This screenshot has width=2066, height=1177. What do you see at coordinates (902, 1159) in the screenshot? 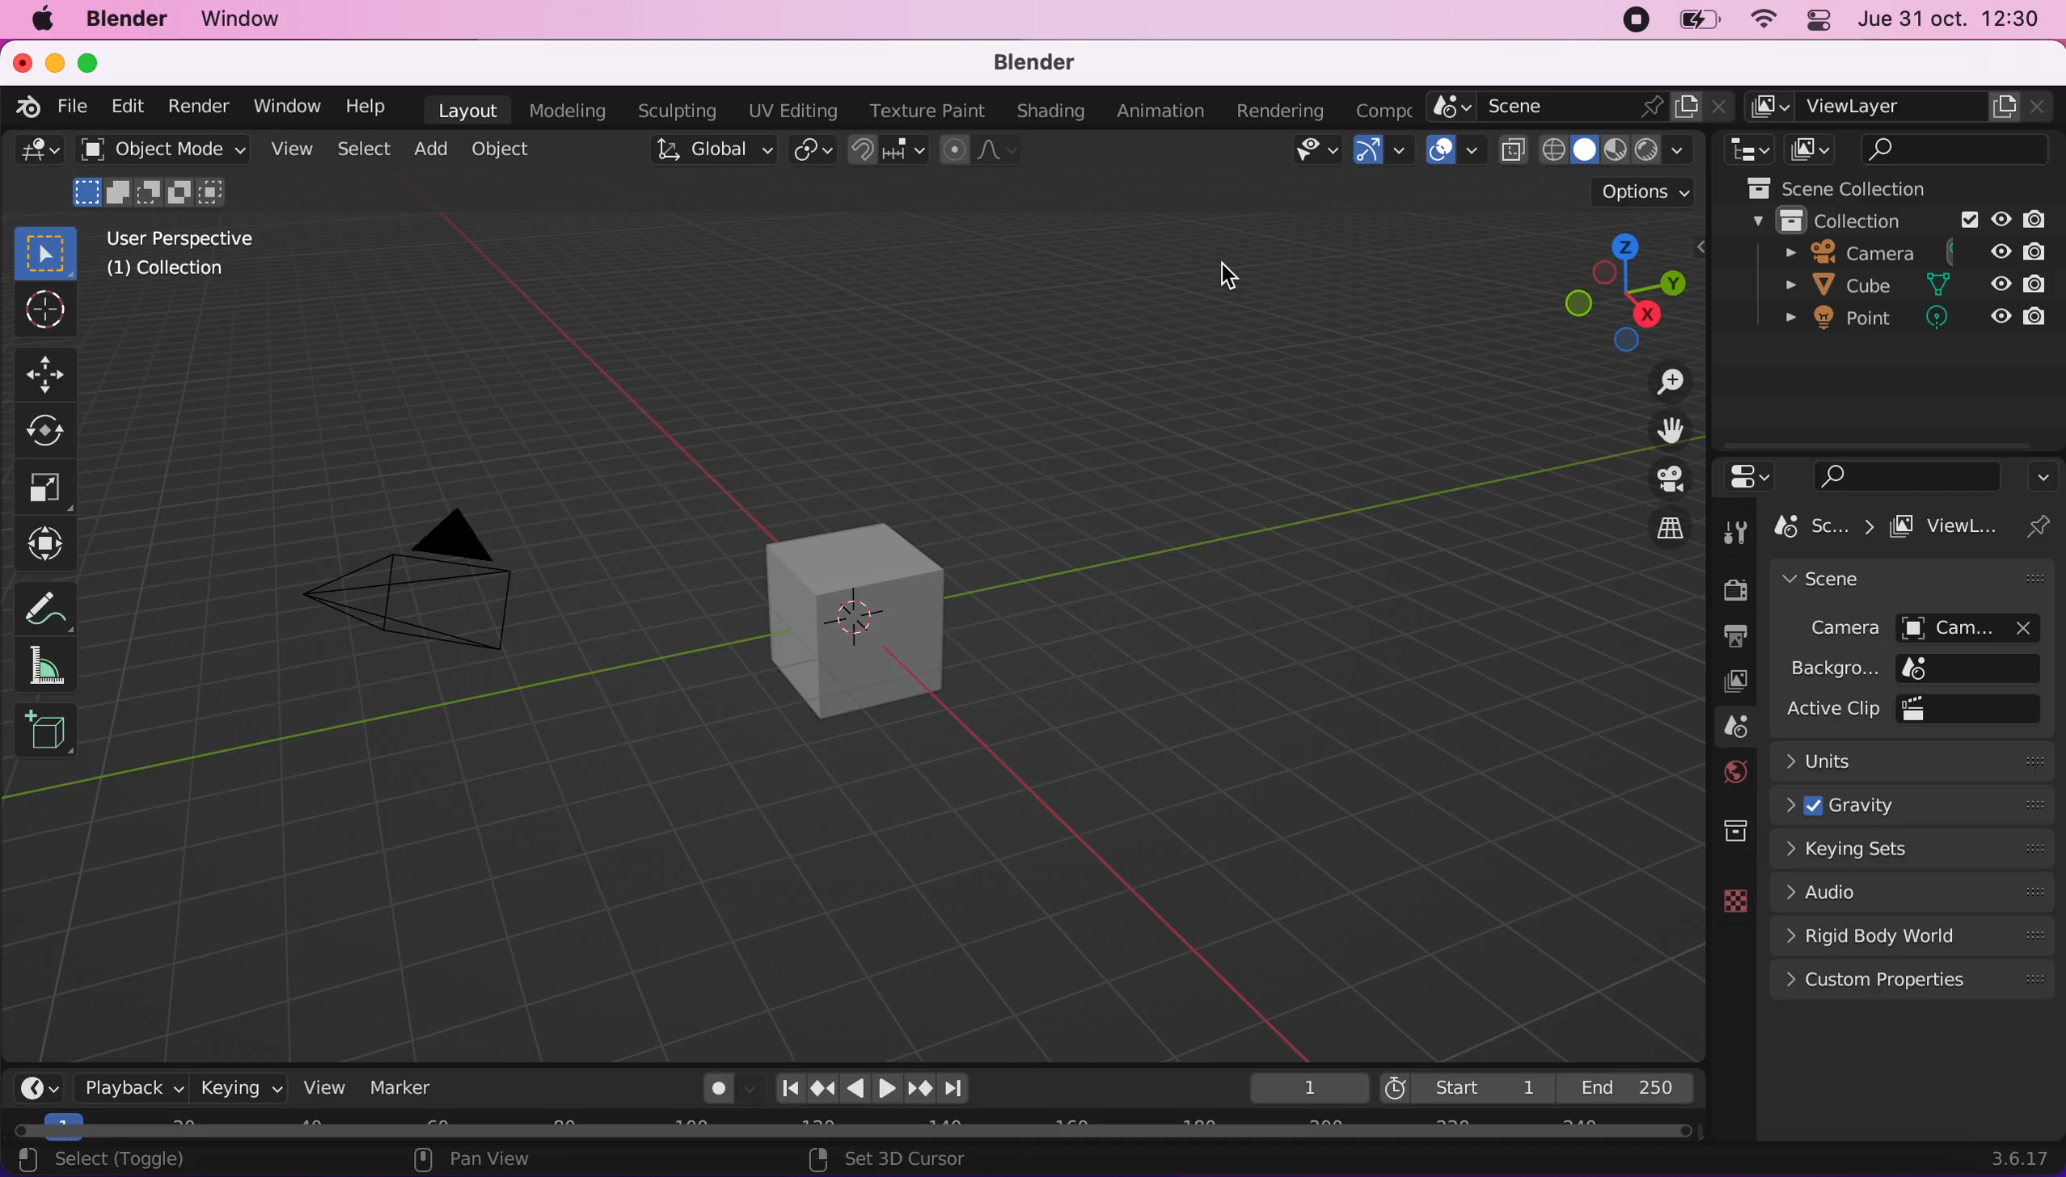
I see `set 3d cursor` at bounding box center [902, 1159].